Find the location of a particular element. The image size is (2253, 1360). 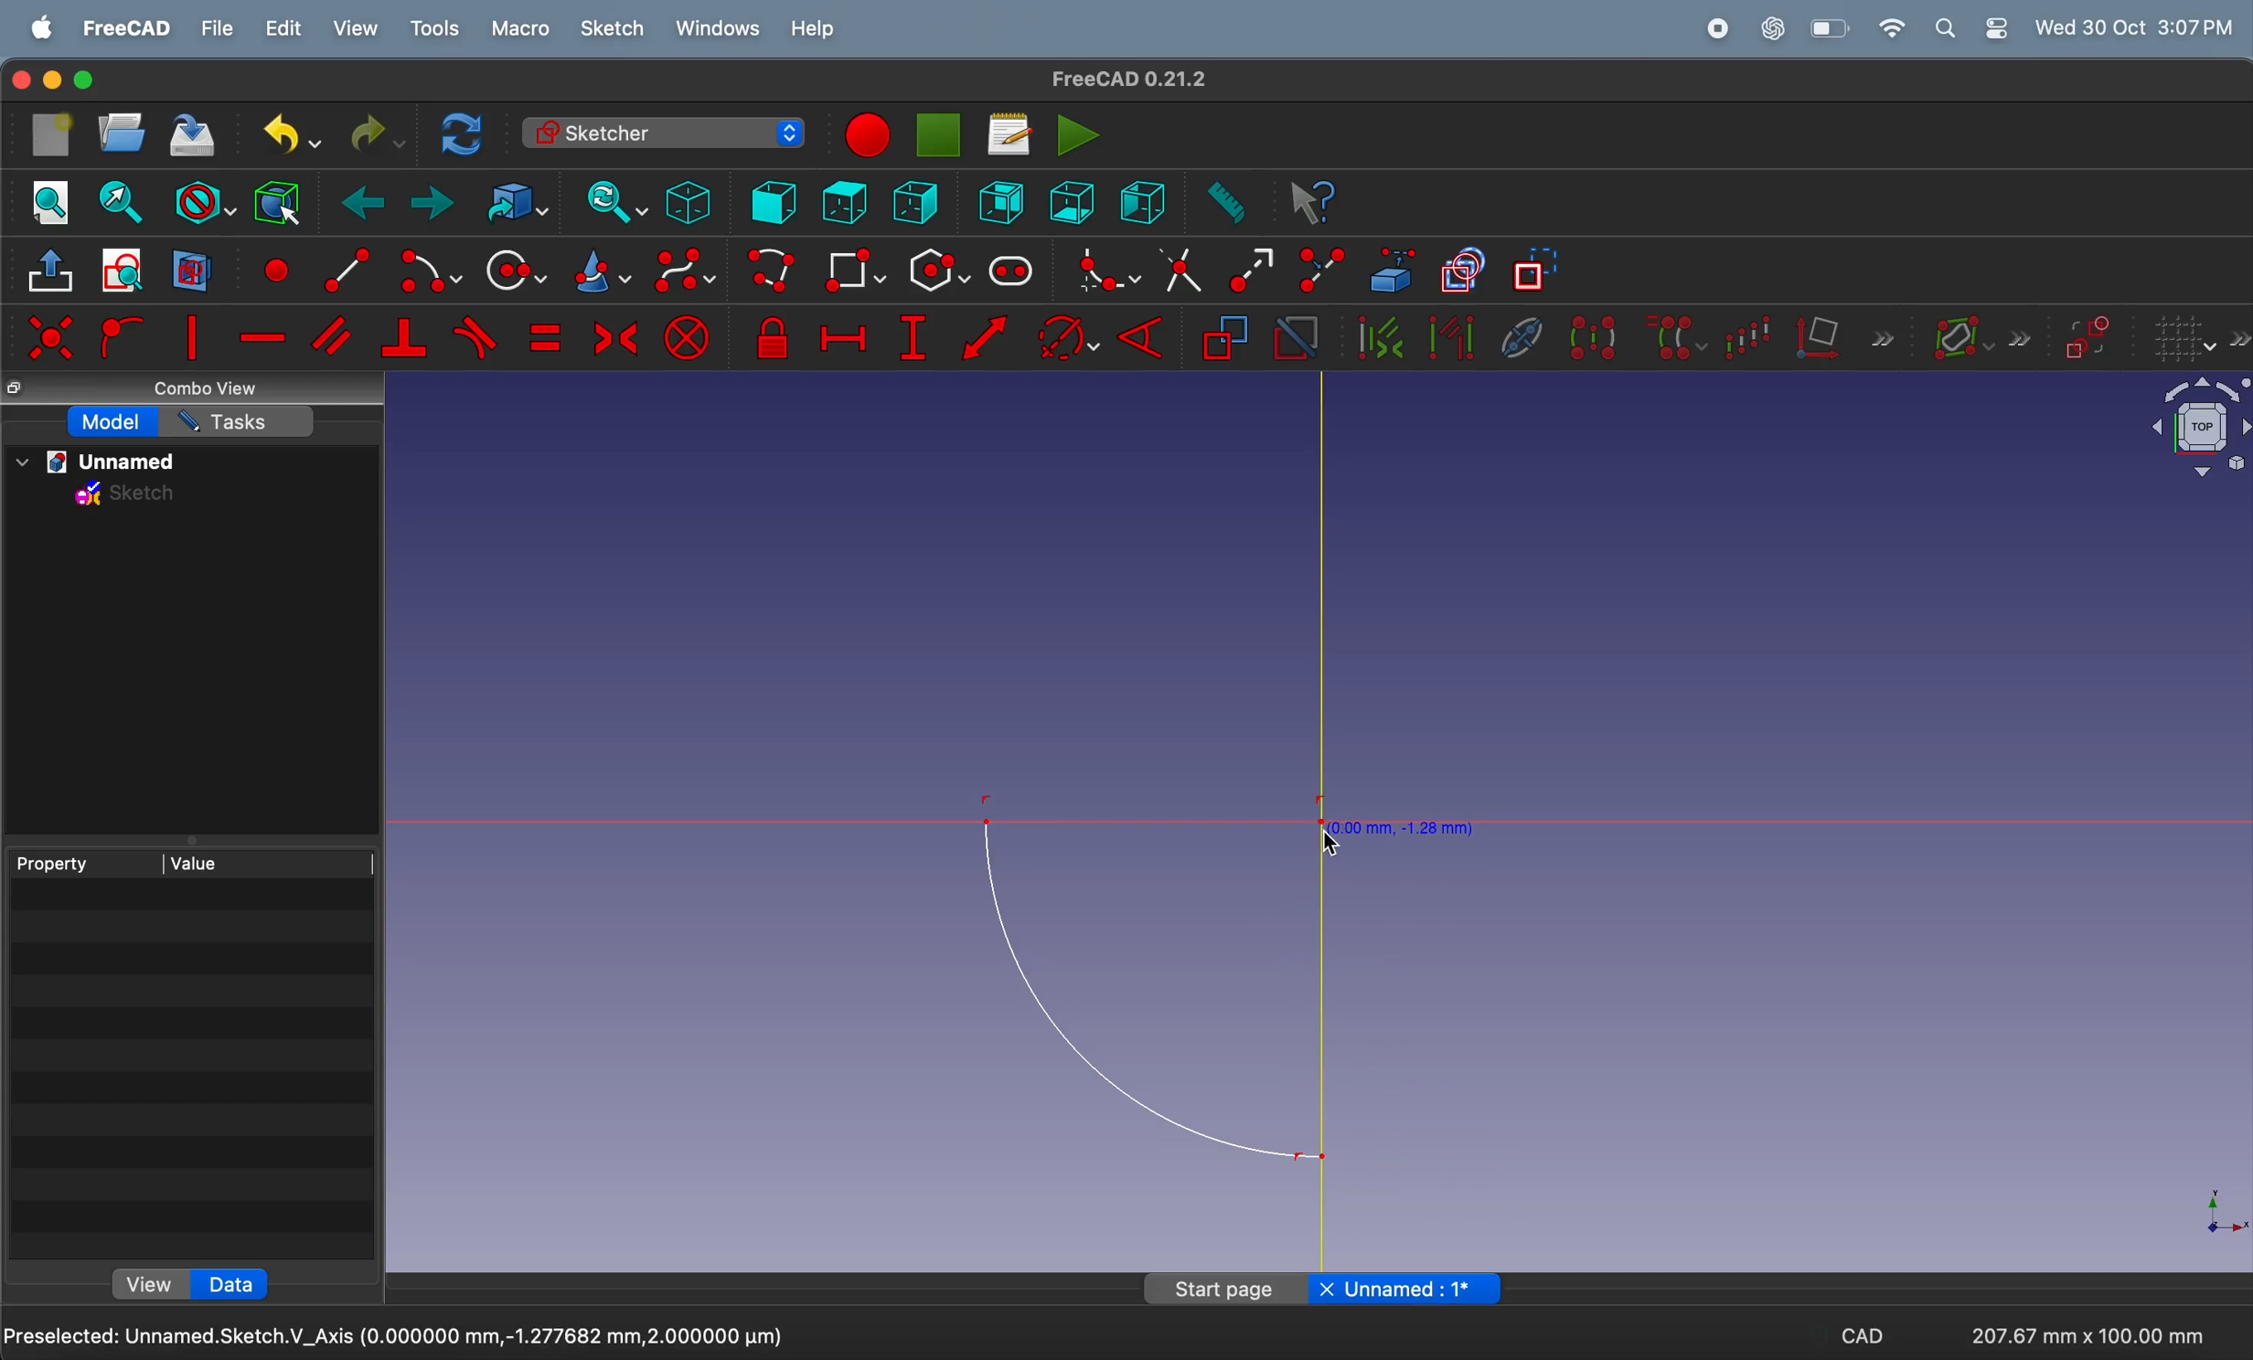

(0.00 mm, -1.28 mm) is located at coordinates (1405, 826).